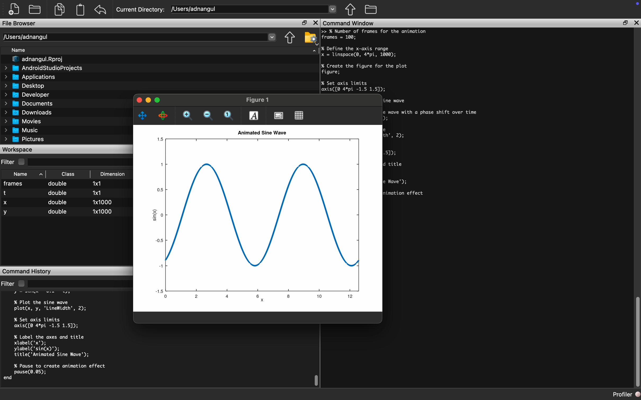 The height and width of the screenshot is (400, 641). I want to click on Font, so click(254, 116).